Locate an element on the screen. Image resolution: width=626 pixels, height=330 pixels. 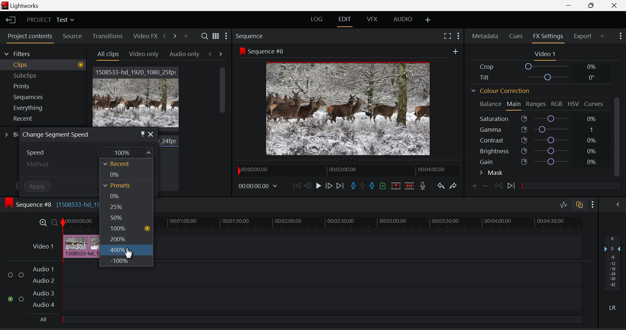
[1508533-hd_1920_108 is located at coordinates (78, 205).